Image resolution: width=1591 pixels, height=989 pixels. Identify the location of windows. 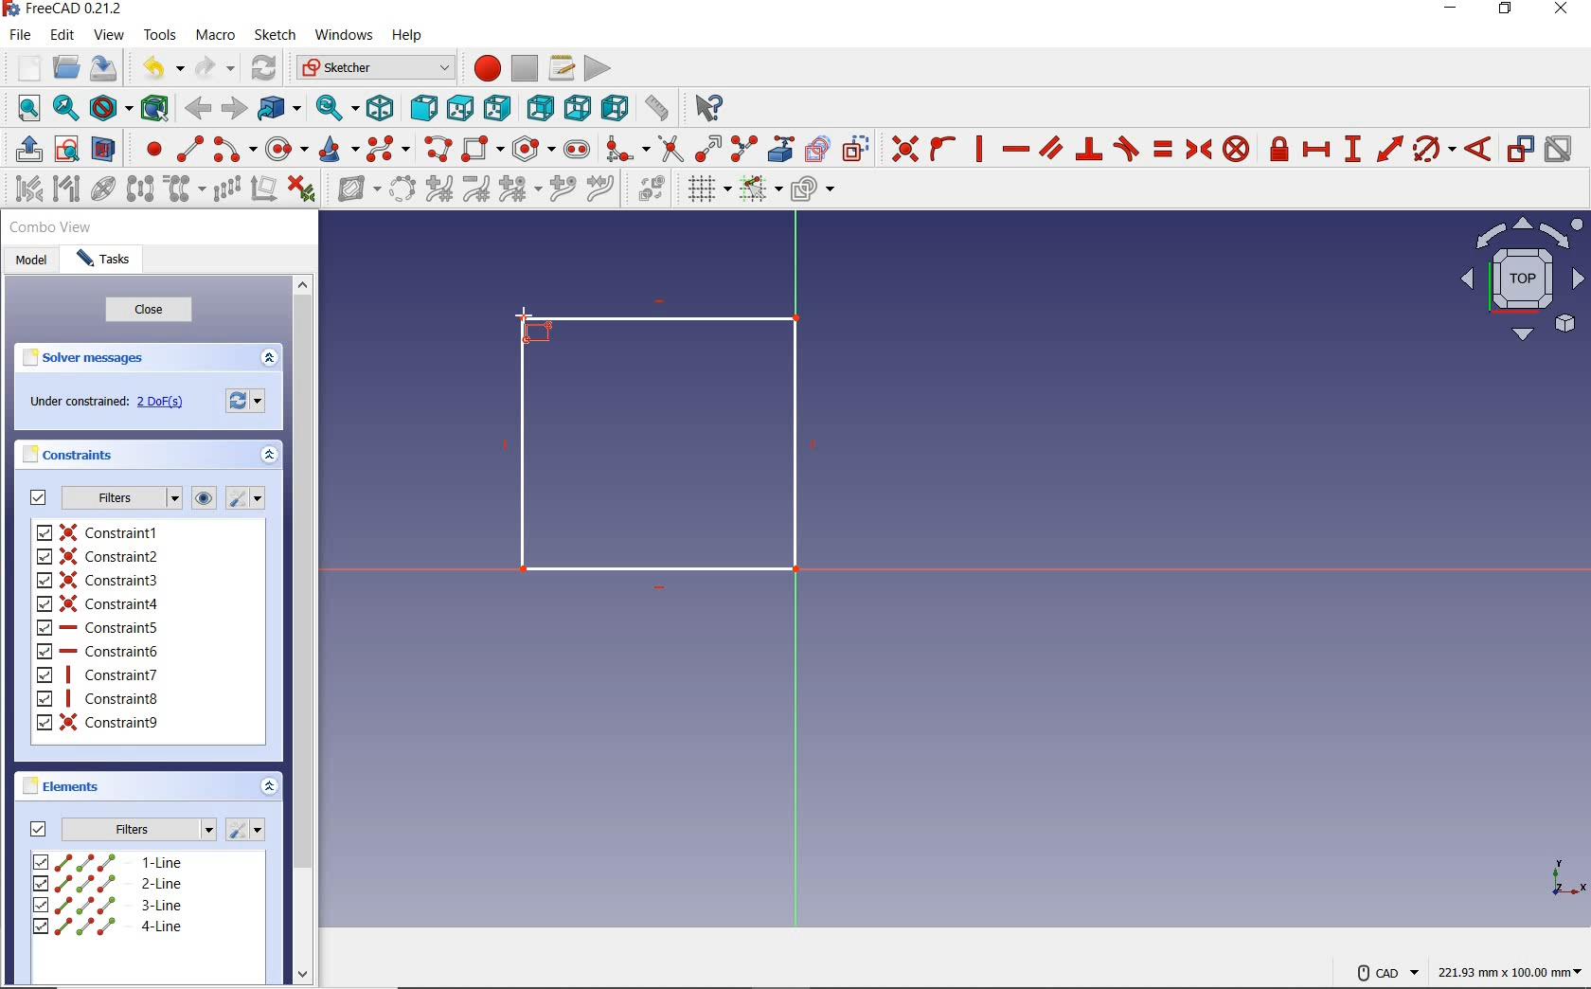
(344, 37).